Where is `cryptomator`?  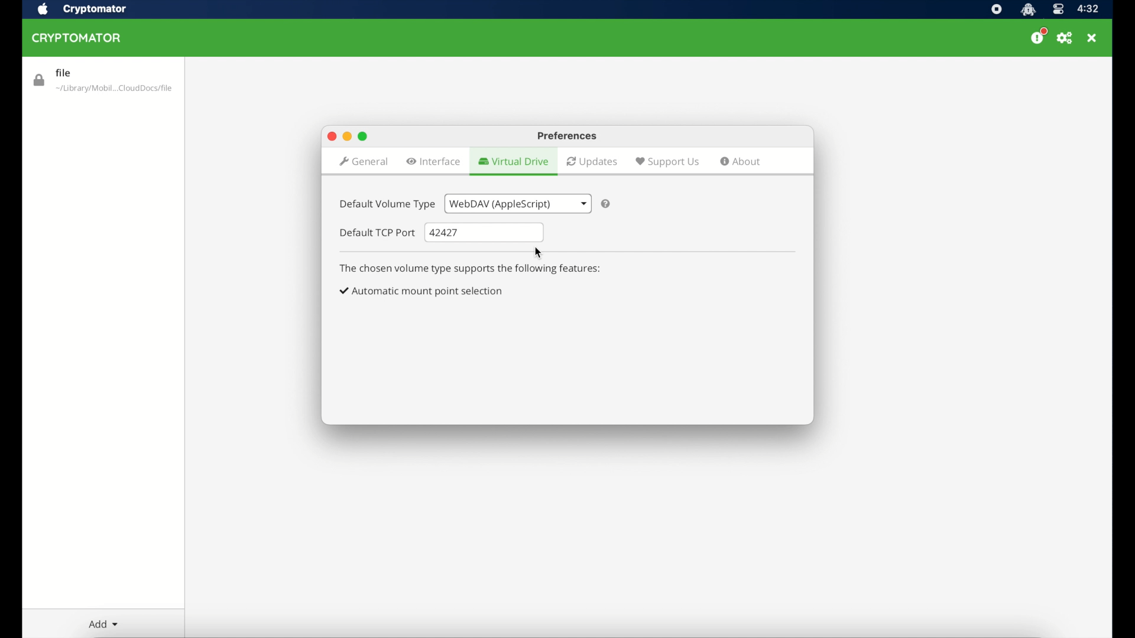 cryptomator is located at coordinates (95, 9).